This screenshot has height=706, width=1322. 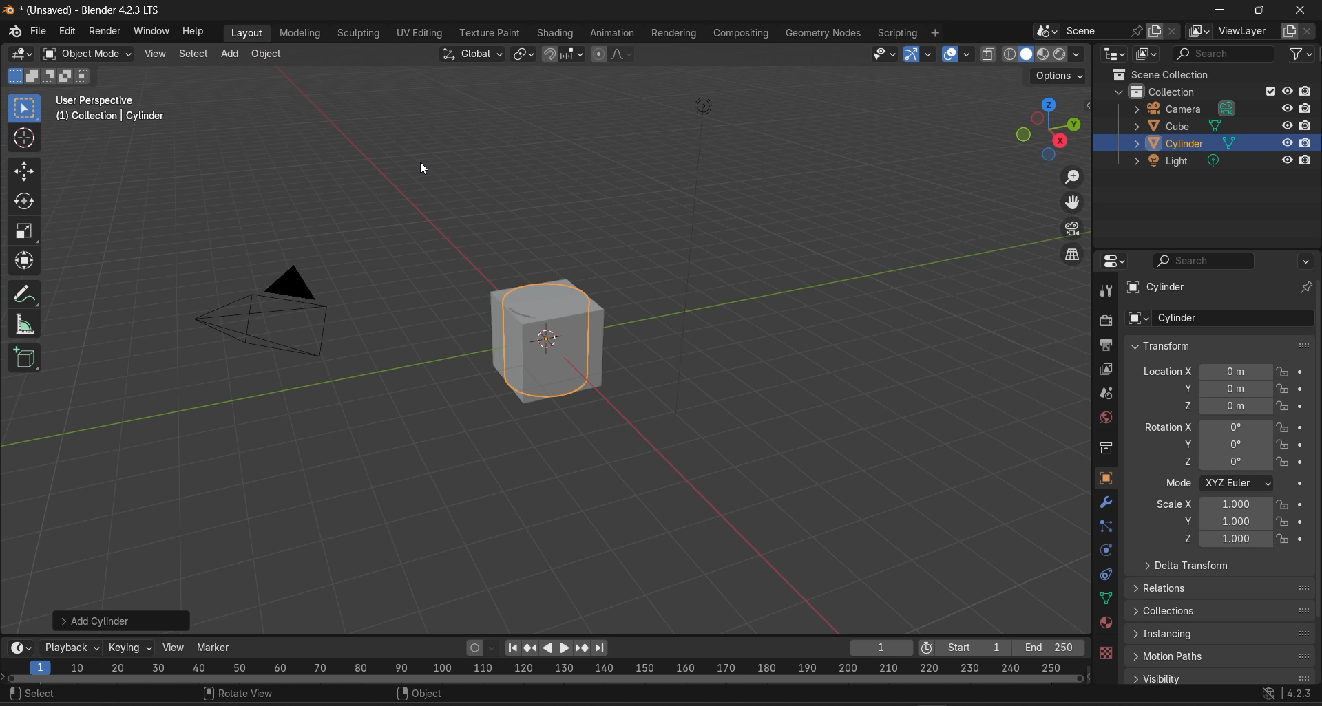 I want to click on render, so click(x=103, y=32).